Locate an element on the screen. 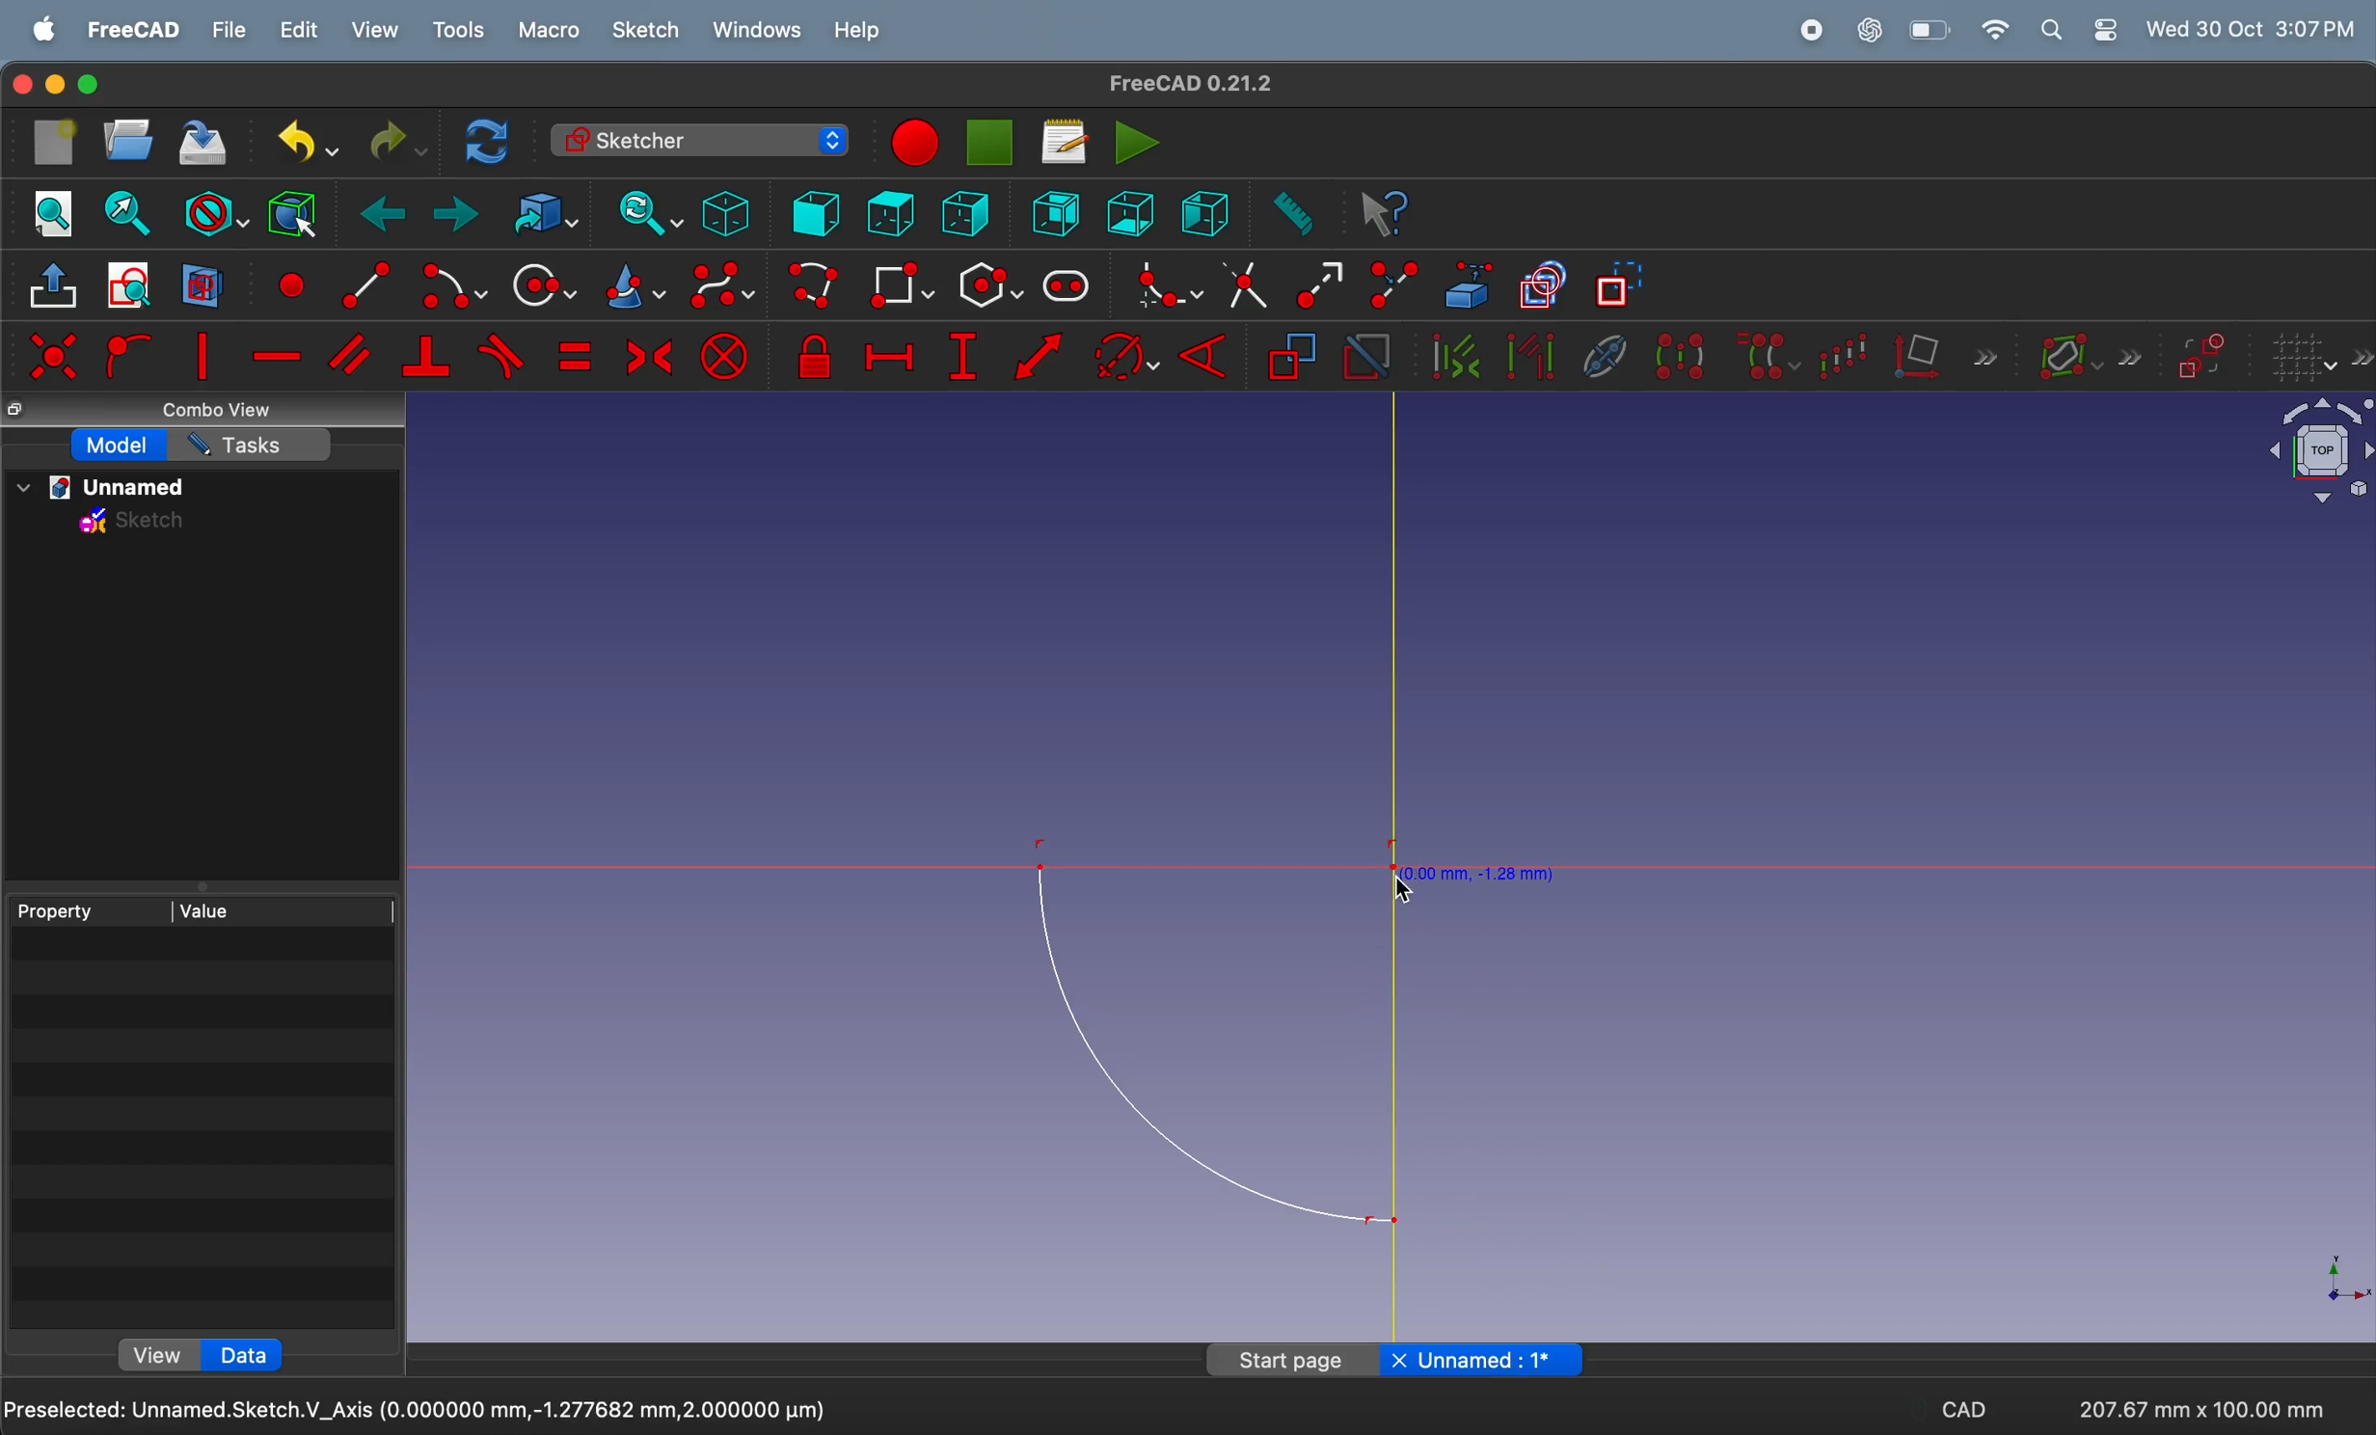 Image resolution: width=2376 pixels, height=1435 pixels. freeCad is located at coordinates (134, 31).